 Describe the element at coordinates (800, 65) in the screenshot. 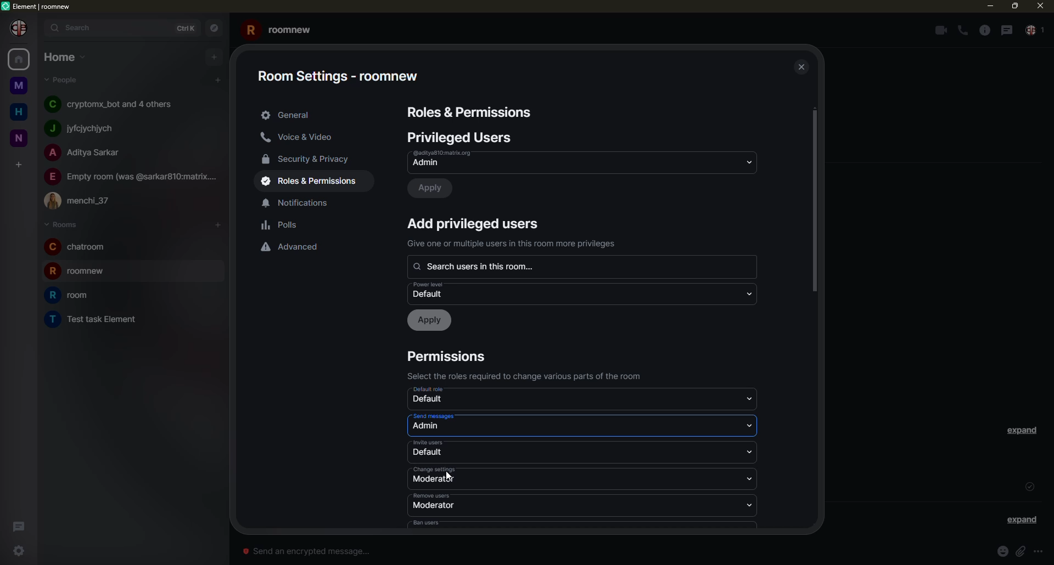

I see `close` at that location.